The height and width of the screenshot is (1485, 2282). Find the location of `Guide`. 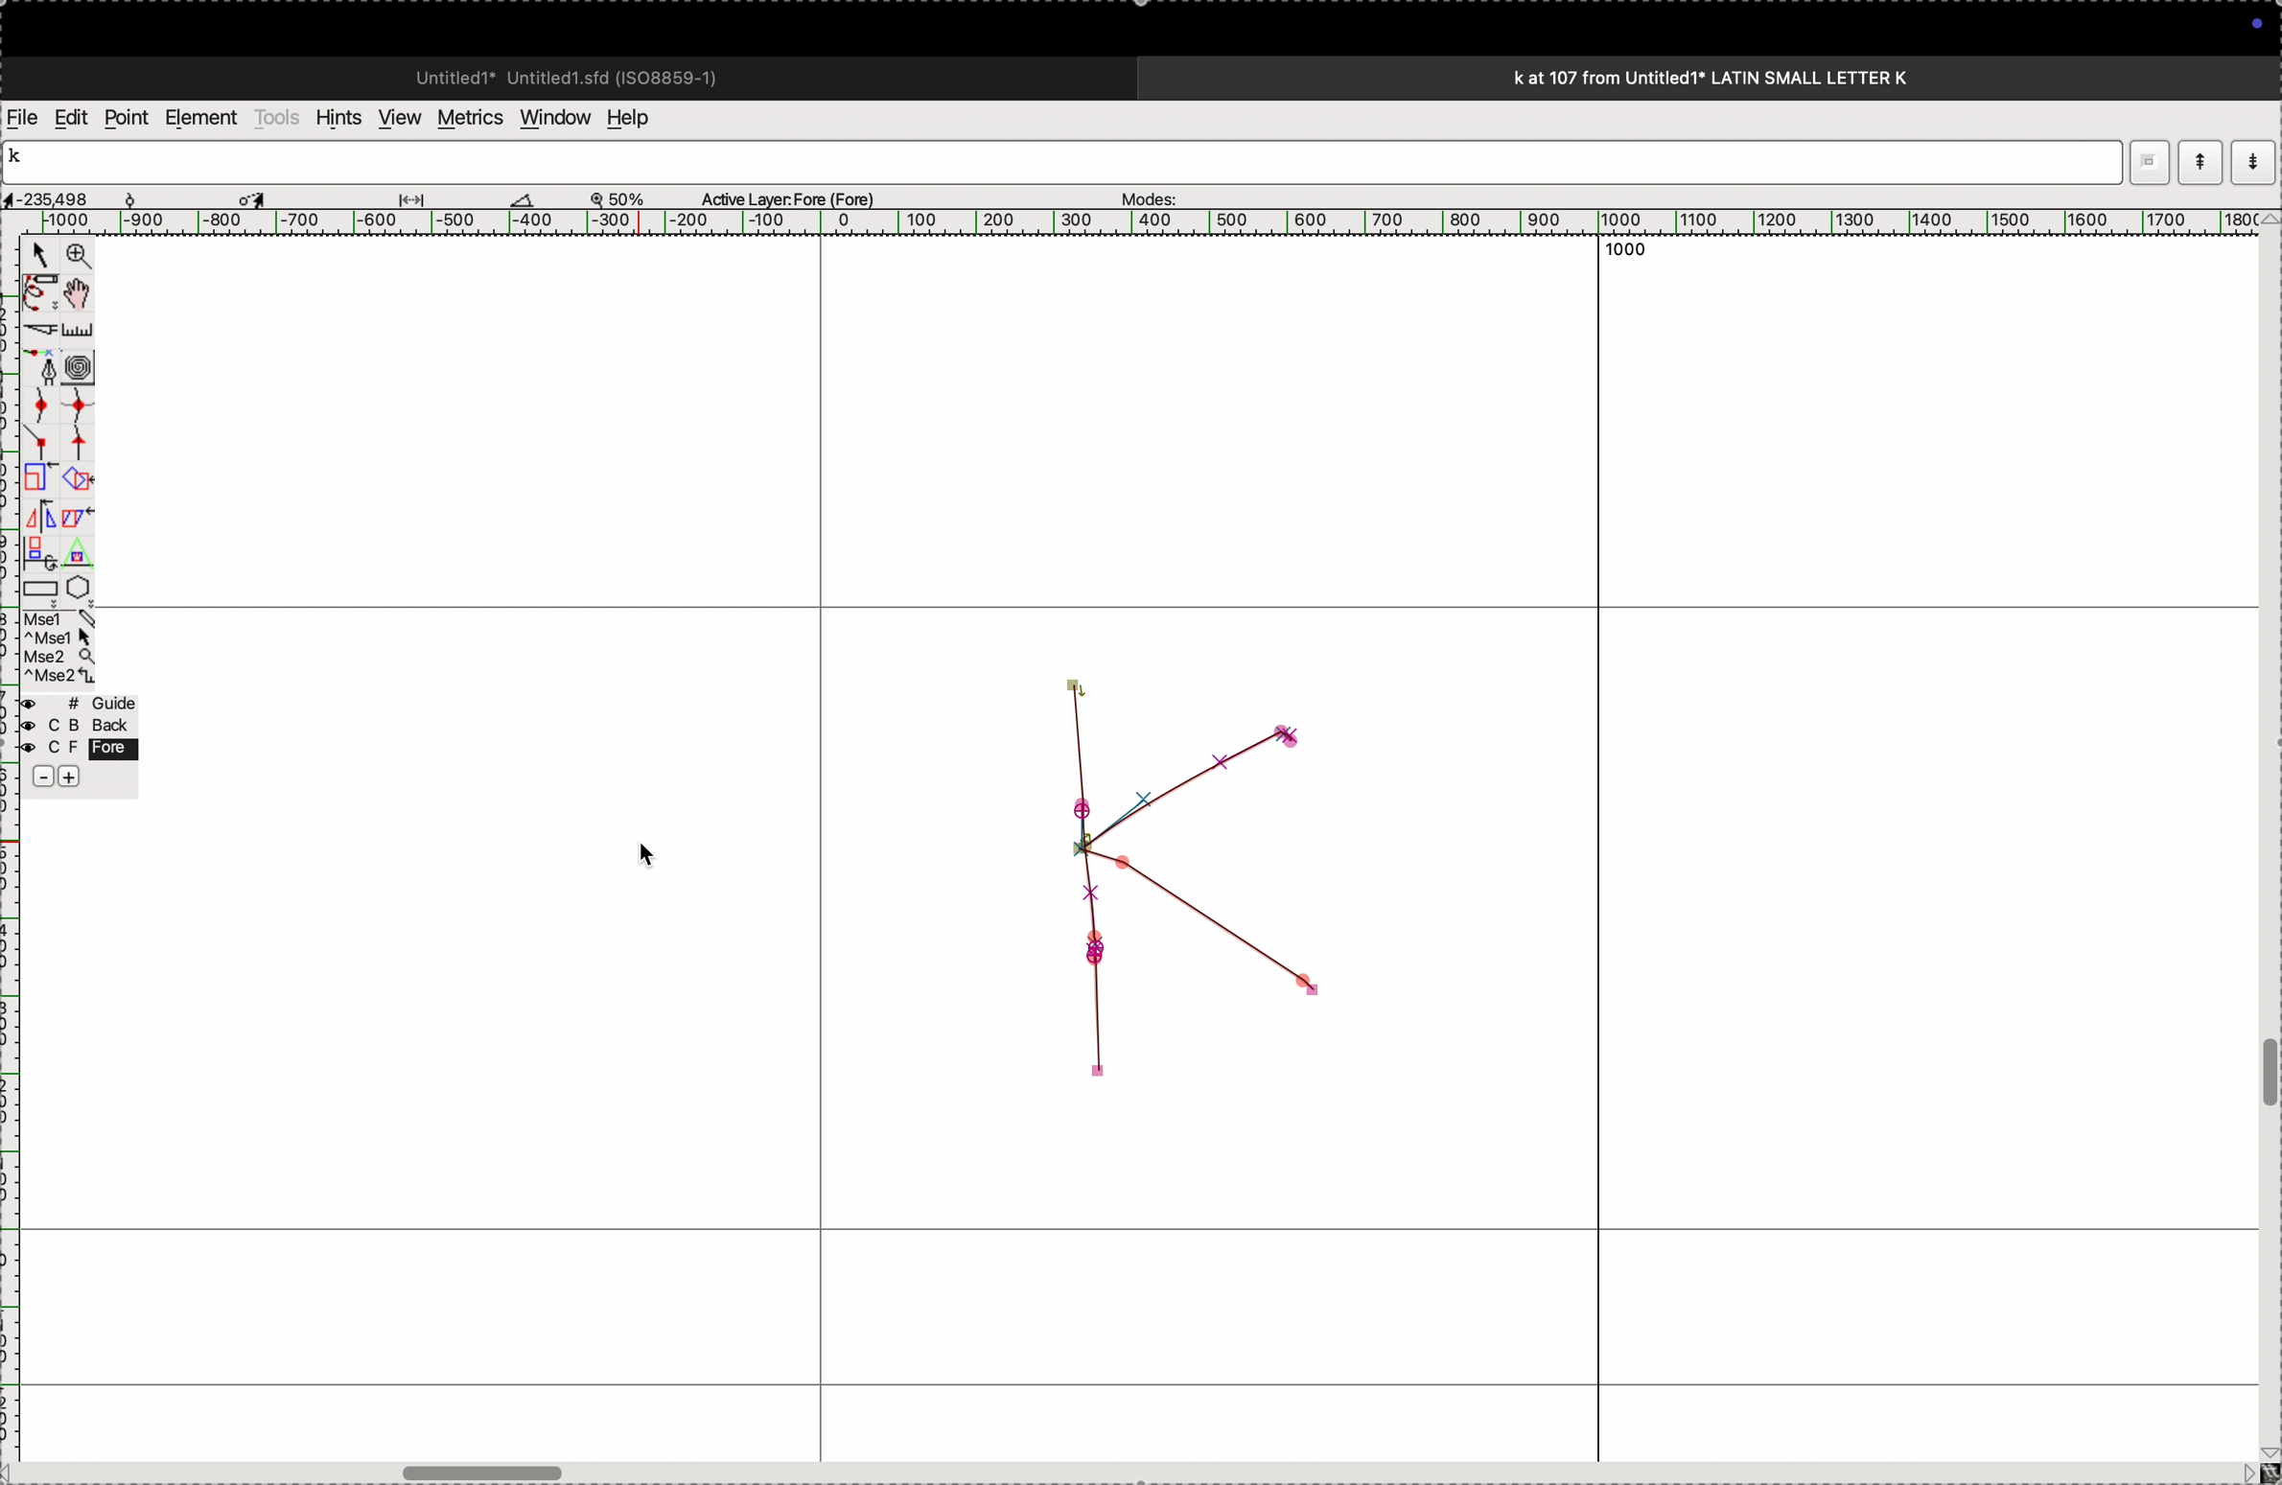

Guide is located at coordinates (78, 742).